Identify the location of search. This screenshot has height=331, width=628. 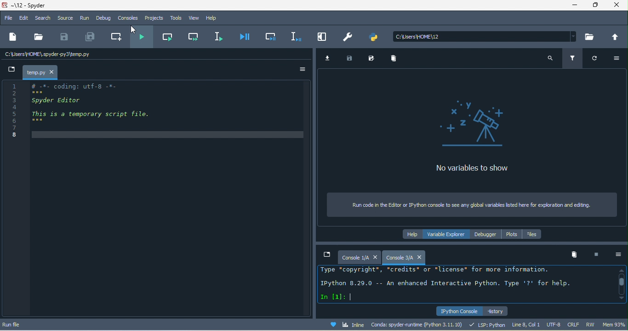
(43, 17).